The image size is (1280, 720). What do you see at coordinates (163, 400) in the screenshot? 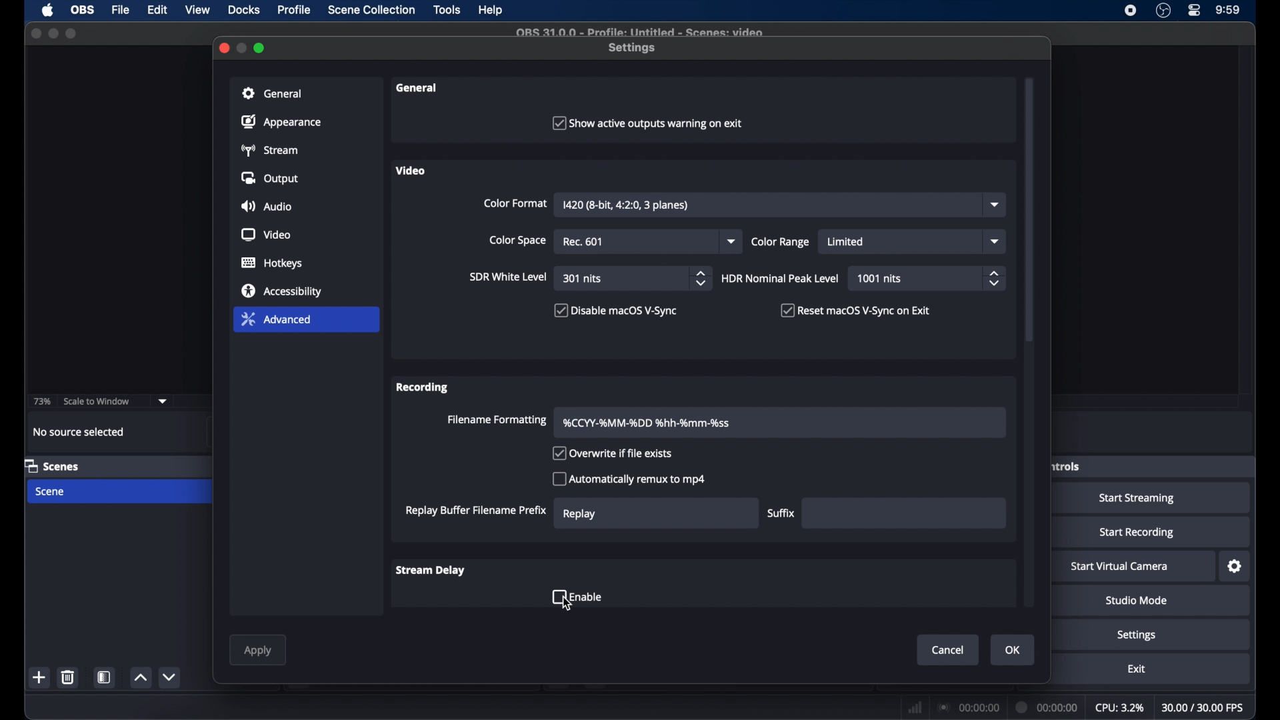
I see `dropdown` at bounding box center [163, 400].